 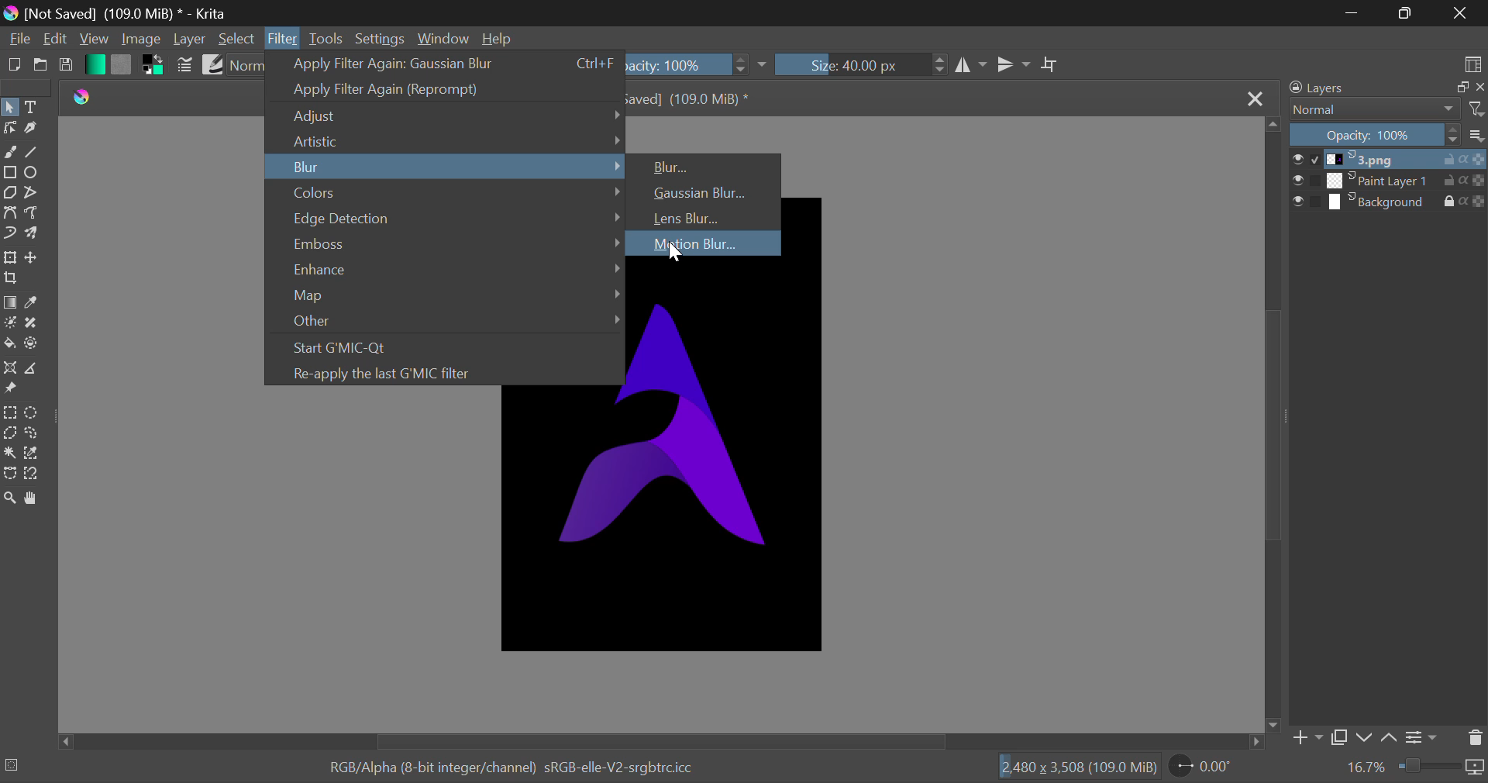 What do you see at coordinates (1339, 737) in the screenshot?
I see `Copy Layer` at bounding box center [1339, 737].